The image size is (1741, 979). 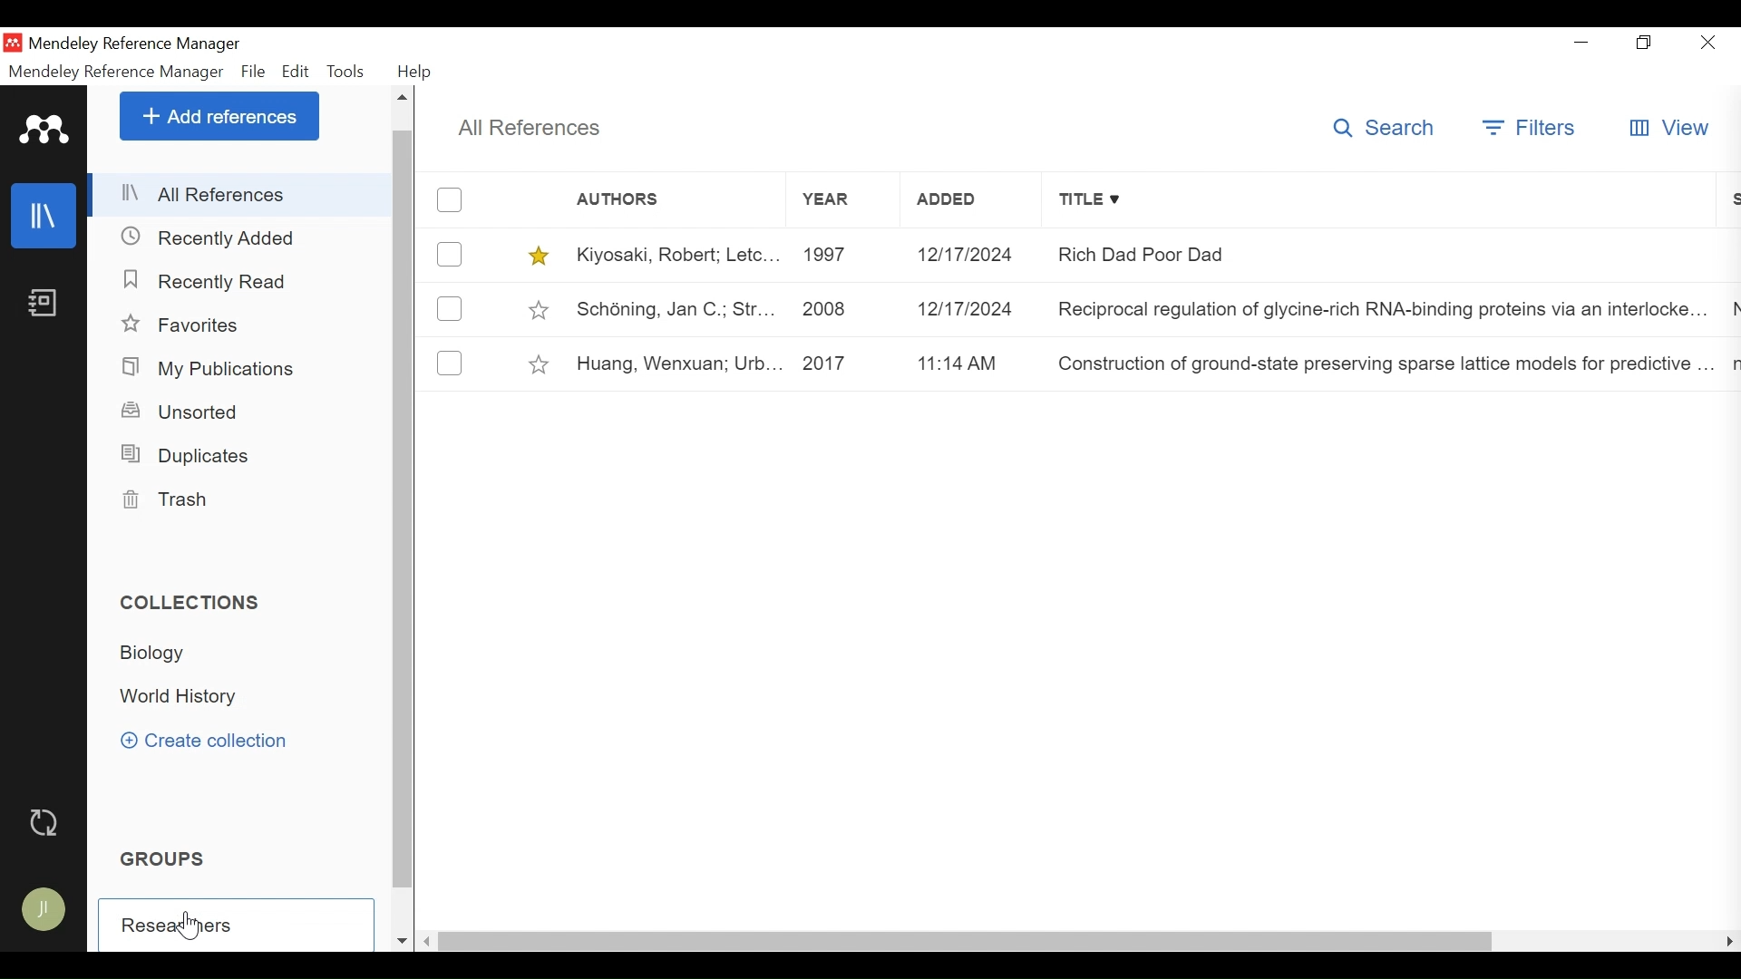 I want to click on Scroll down, so click(x=404, y=940).